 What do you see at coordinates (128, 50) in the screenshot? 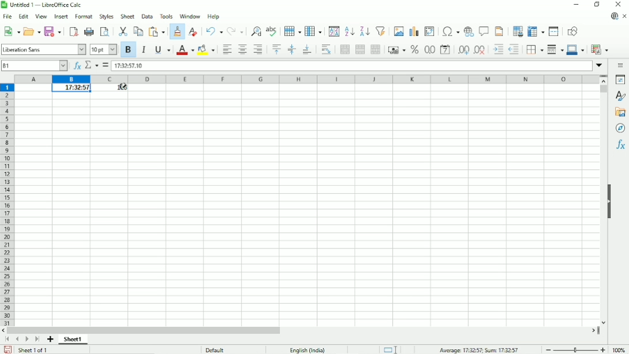
I see `Bold` at bounding box center [128, 50].